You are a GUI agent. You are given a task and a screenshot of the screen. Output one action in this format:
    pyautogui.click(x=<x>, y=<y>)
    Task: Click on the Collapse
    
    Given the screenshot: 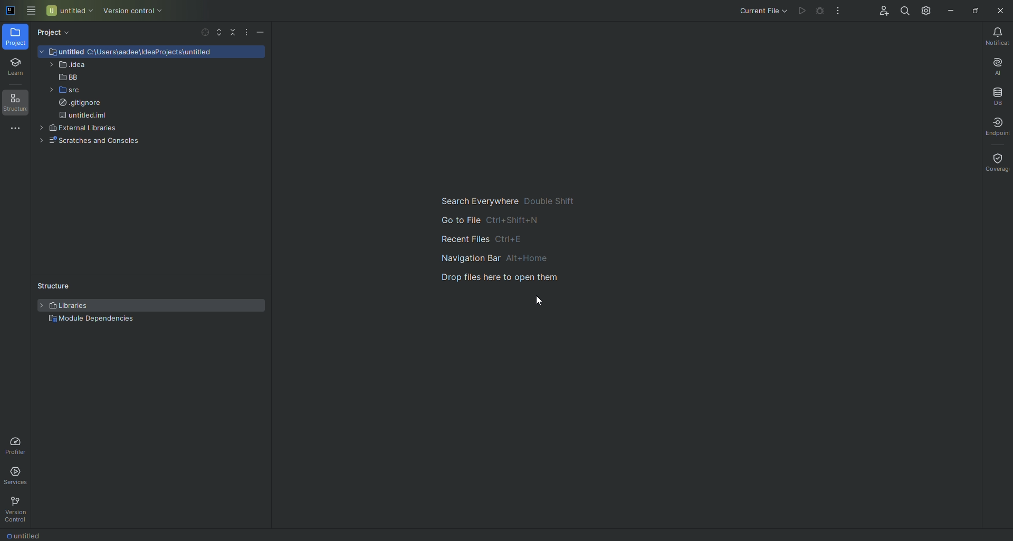 What is the action you would take?
    pyautogui.click(x=233, y=33)
    